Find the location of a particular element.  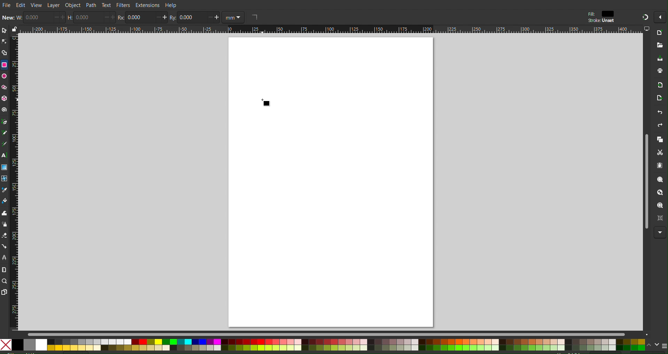

Zoom Drawing is located at coordinates (661, 194).